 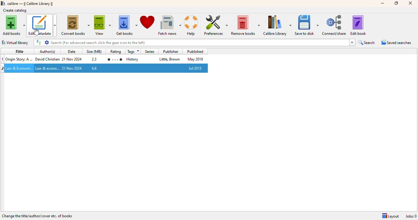 What do you see at coordinates (133, 59) in the screenshot?
I see `tag` at bounding box center [133, 59].